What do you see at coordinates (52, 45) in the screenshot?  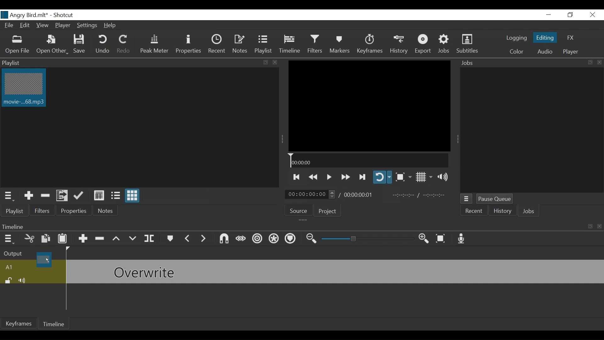 I see `Open Other` at bounding box center [52, 45].